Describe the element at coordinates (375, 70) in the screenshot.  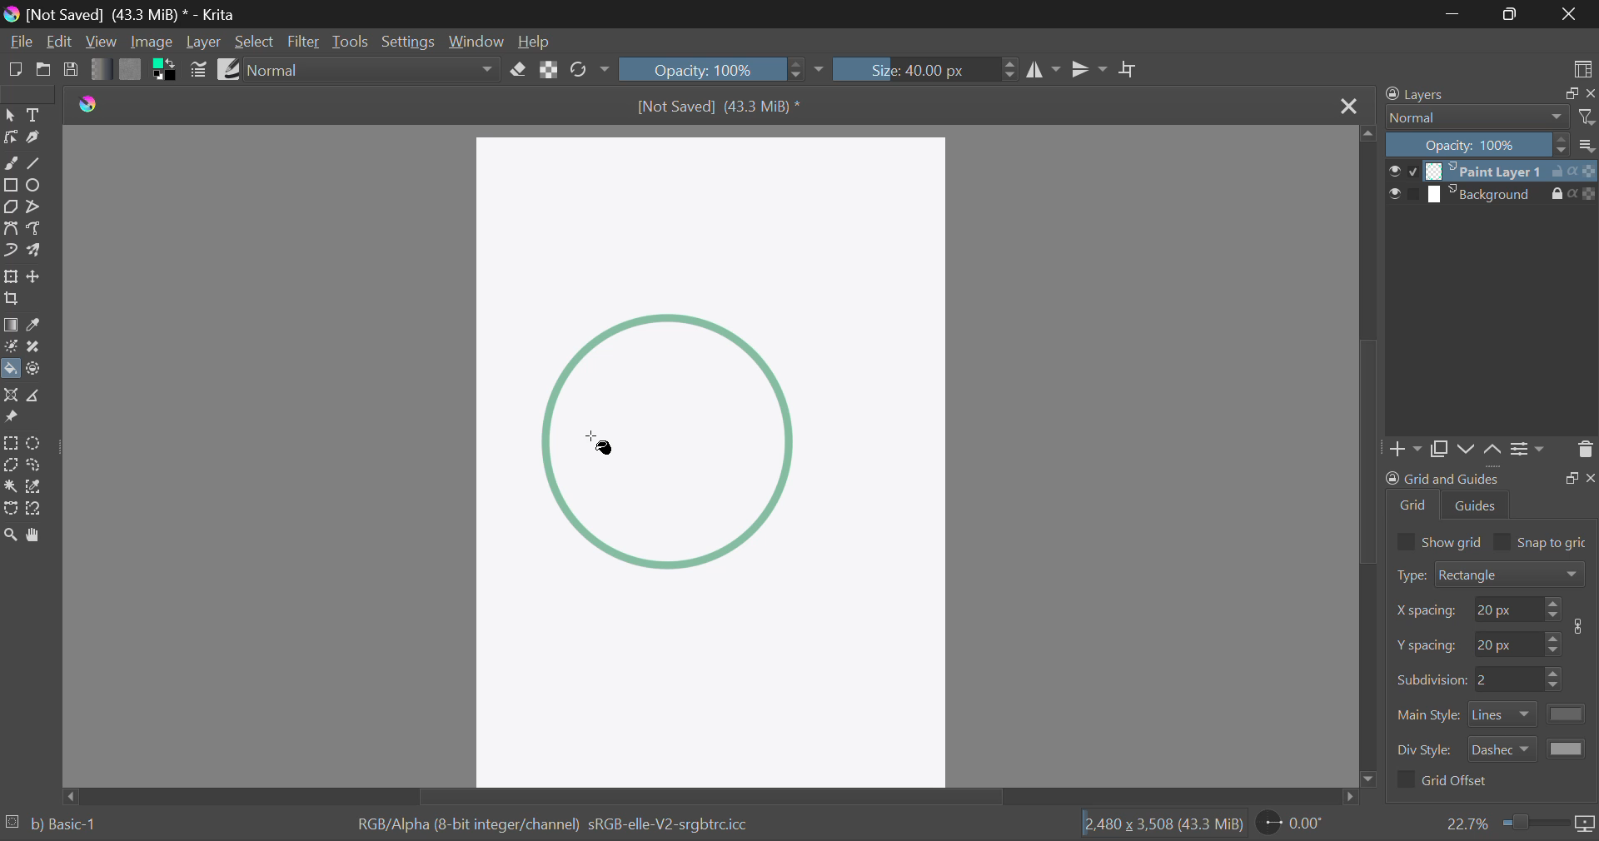
I see `Blending Mode` at that location.